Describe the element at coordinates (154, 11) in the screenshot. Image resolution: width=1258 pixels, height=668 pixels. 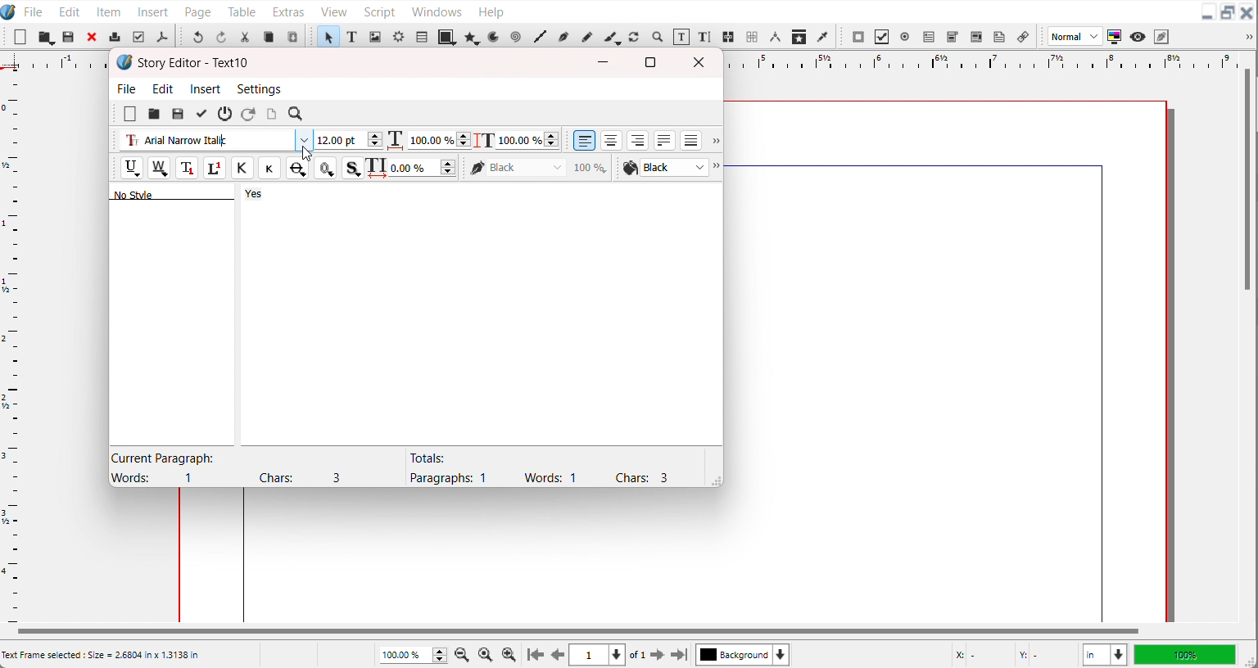
I see `Insert` at that location.